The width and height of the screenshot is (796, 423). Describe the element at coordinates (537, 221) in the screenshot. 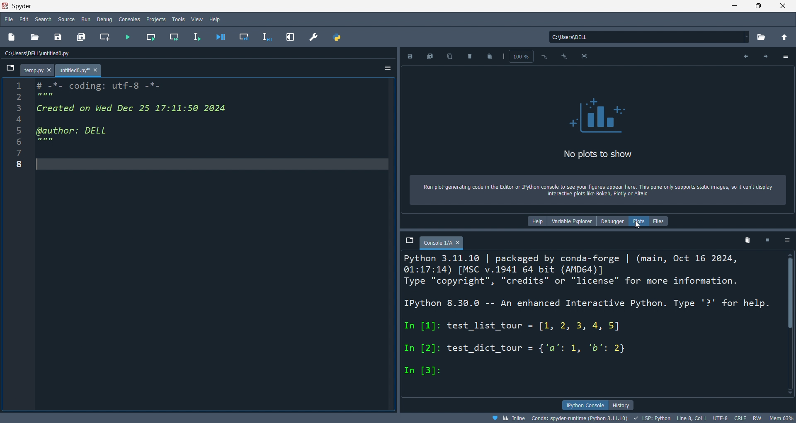

I see `help` at that location.